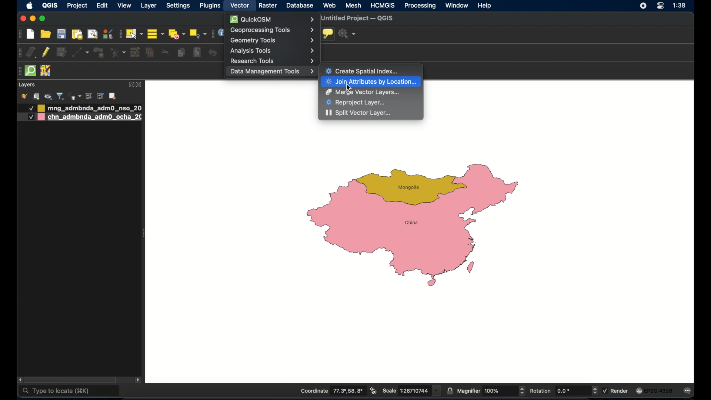  Describe the element at coordinates (241, 6) in the screenshot. I see `vector` at that location.